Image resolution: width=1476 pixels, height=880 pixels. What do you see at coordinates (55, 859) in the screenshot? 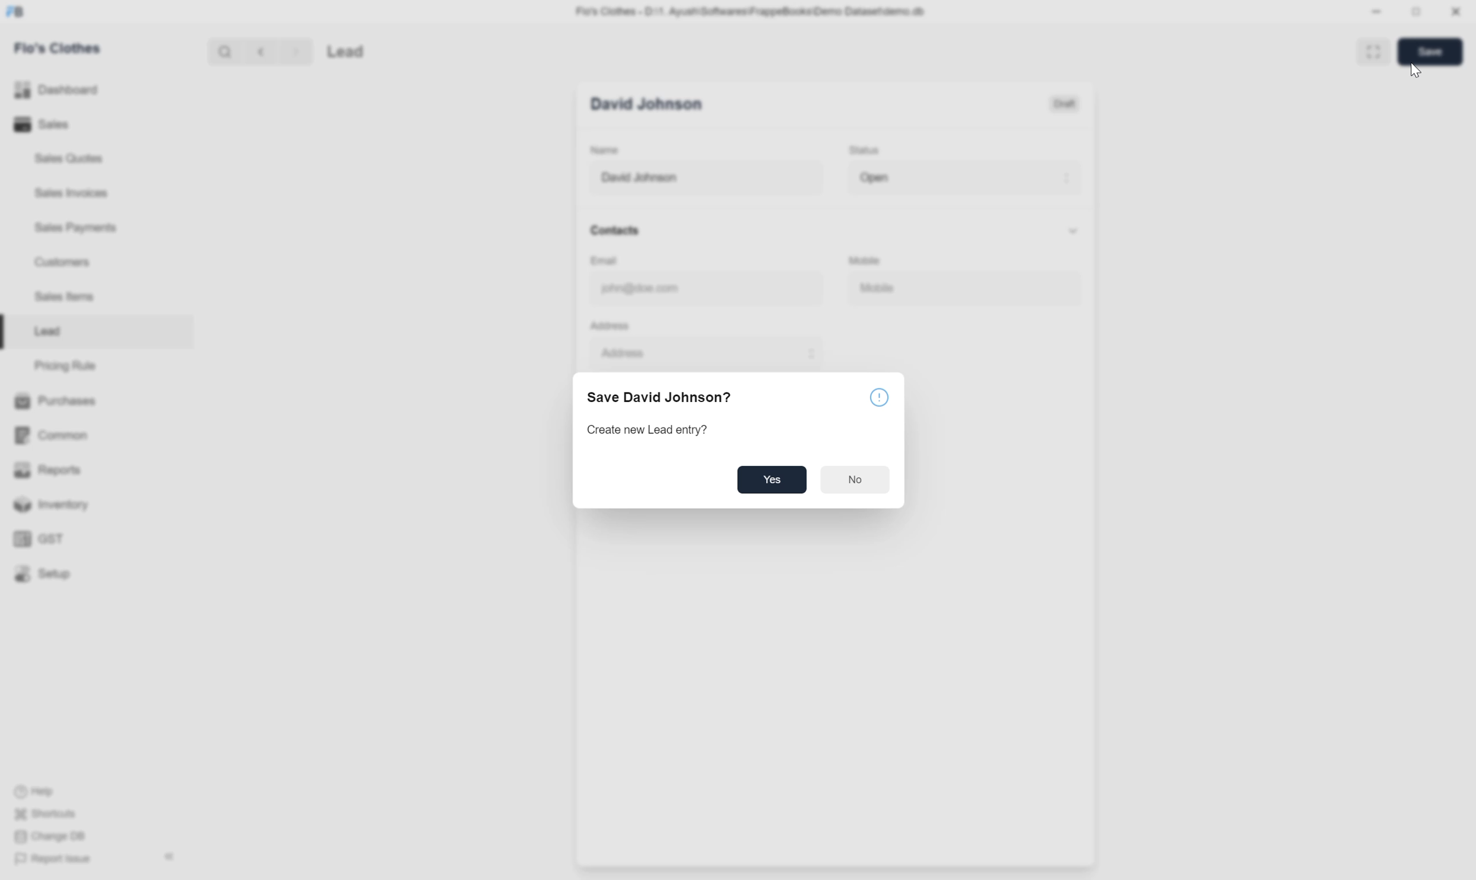
I see ` Report Issue` at bounding box center [55, 859].